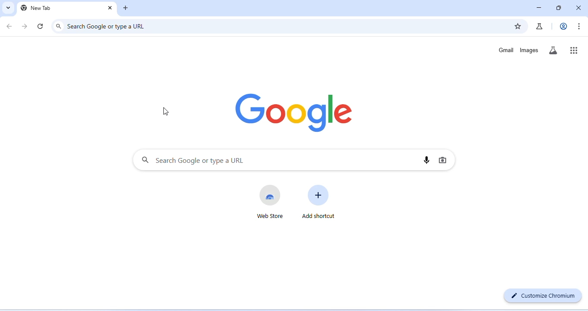 The height and width of the screenshot is (311, 588). What do you see at coordinates (26, 26) in the screenshot?
I see `go forward` at bounding box center [26, 26].